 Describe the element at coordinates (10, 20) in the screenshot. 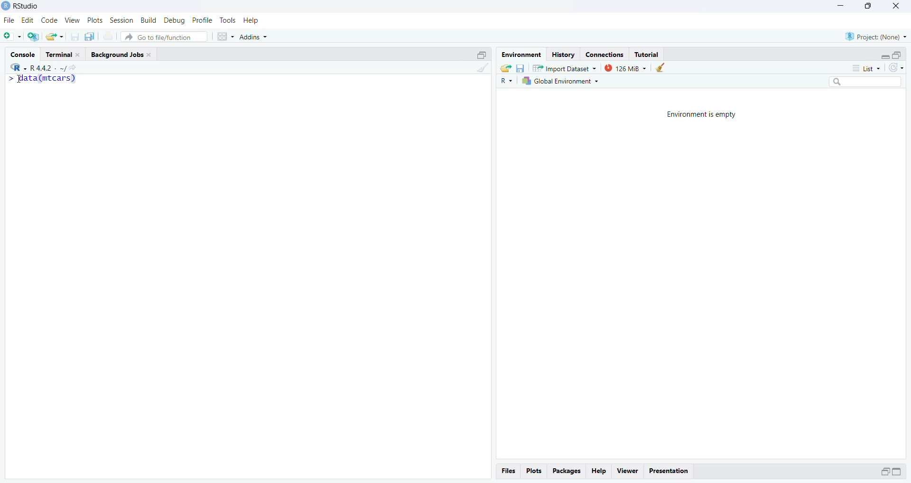

I see `File` at that location.